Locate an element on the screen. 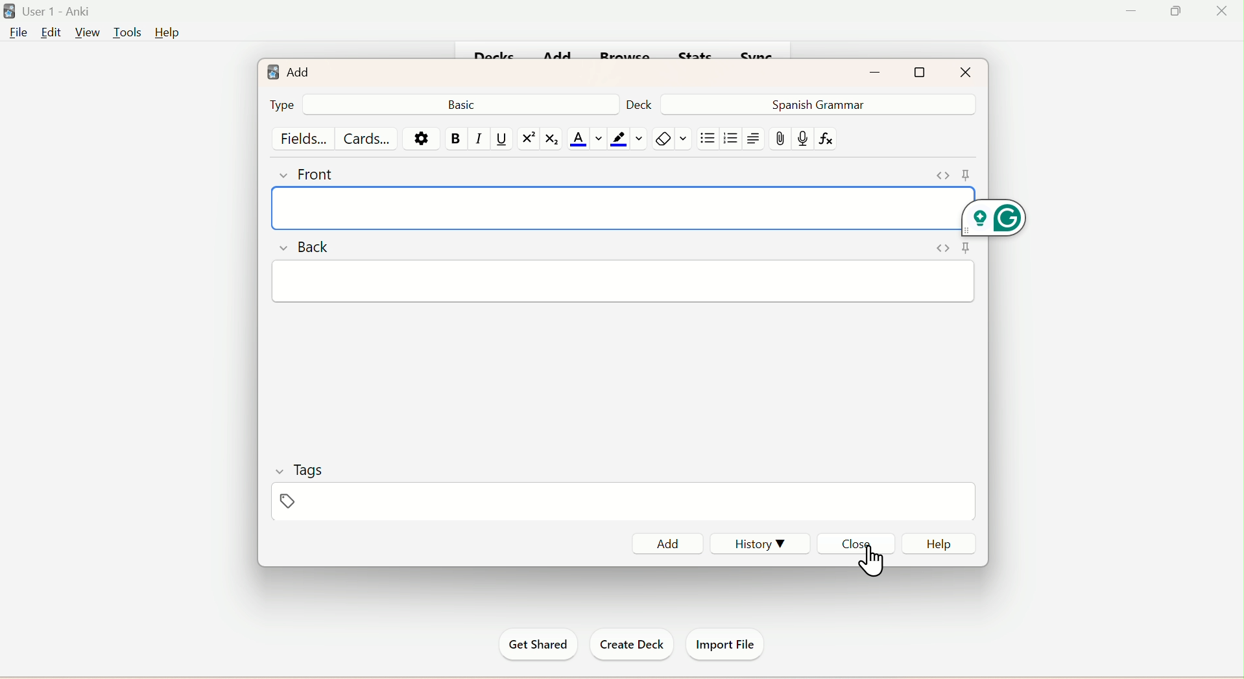 The image size is (1244, 679). Unorgganised List is located at coordinates (708, 139).